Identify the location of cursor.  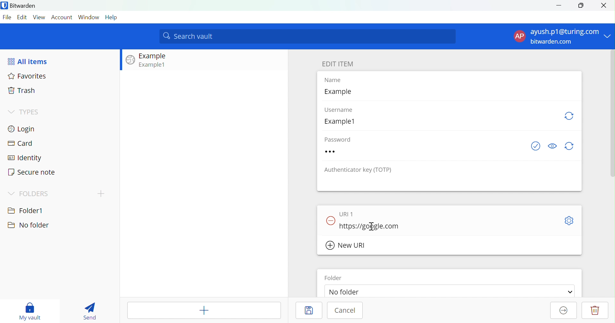
(377, 224).